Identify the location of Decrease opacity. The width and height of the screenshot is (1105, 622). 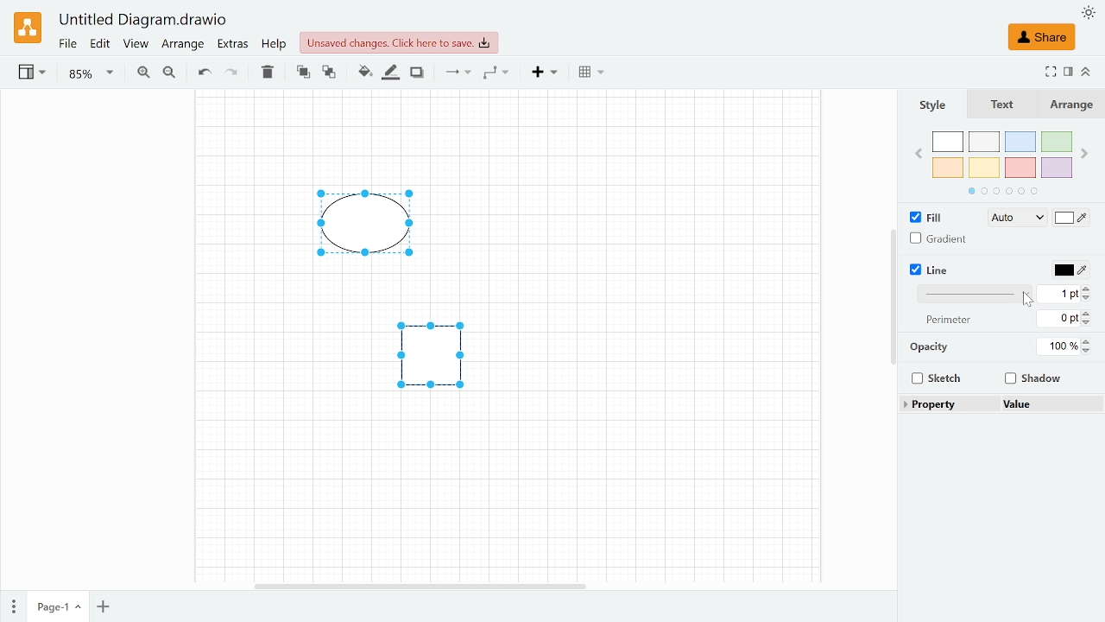
(1089, 351).